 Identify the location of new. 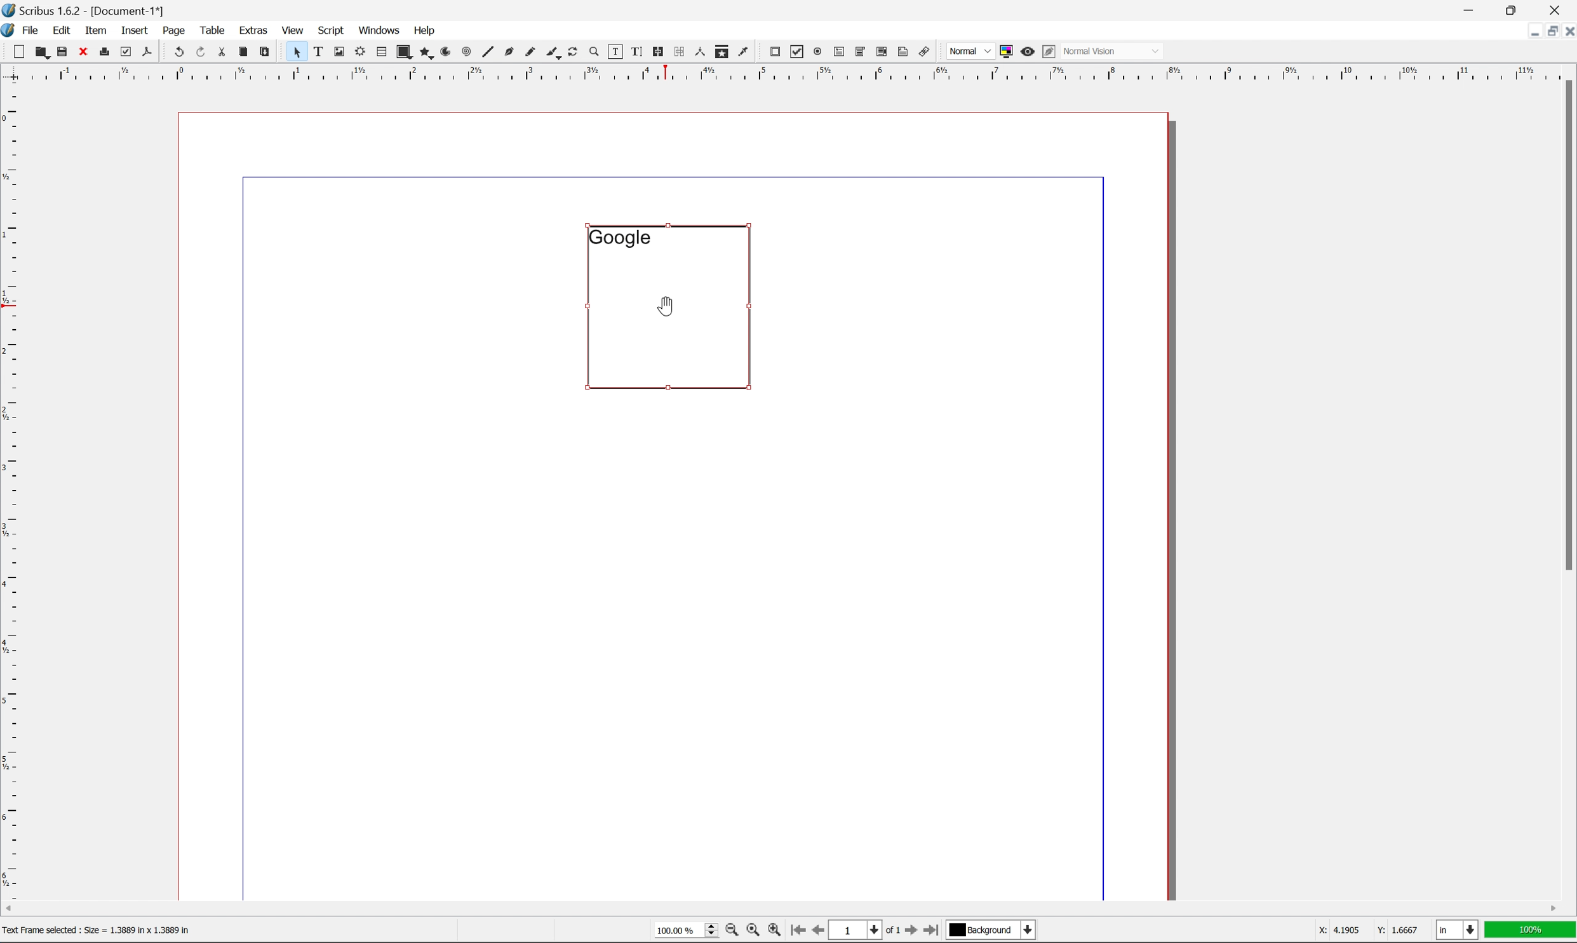
(20, 51).